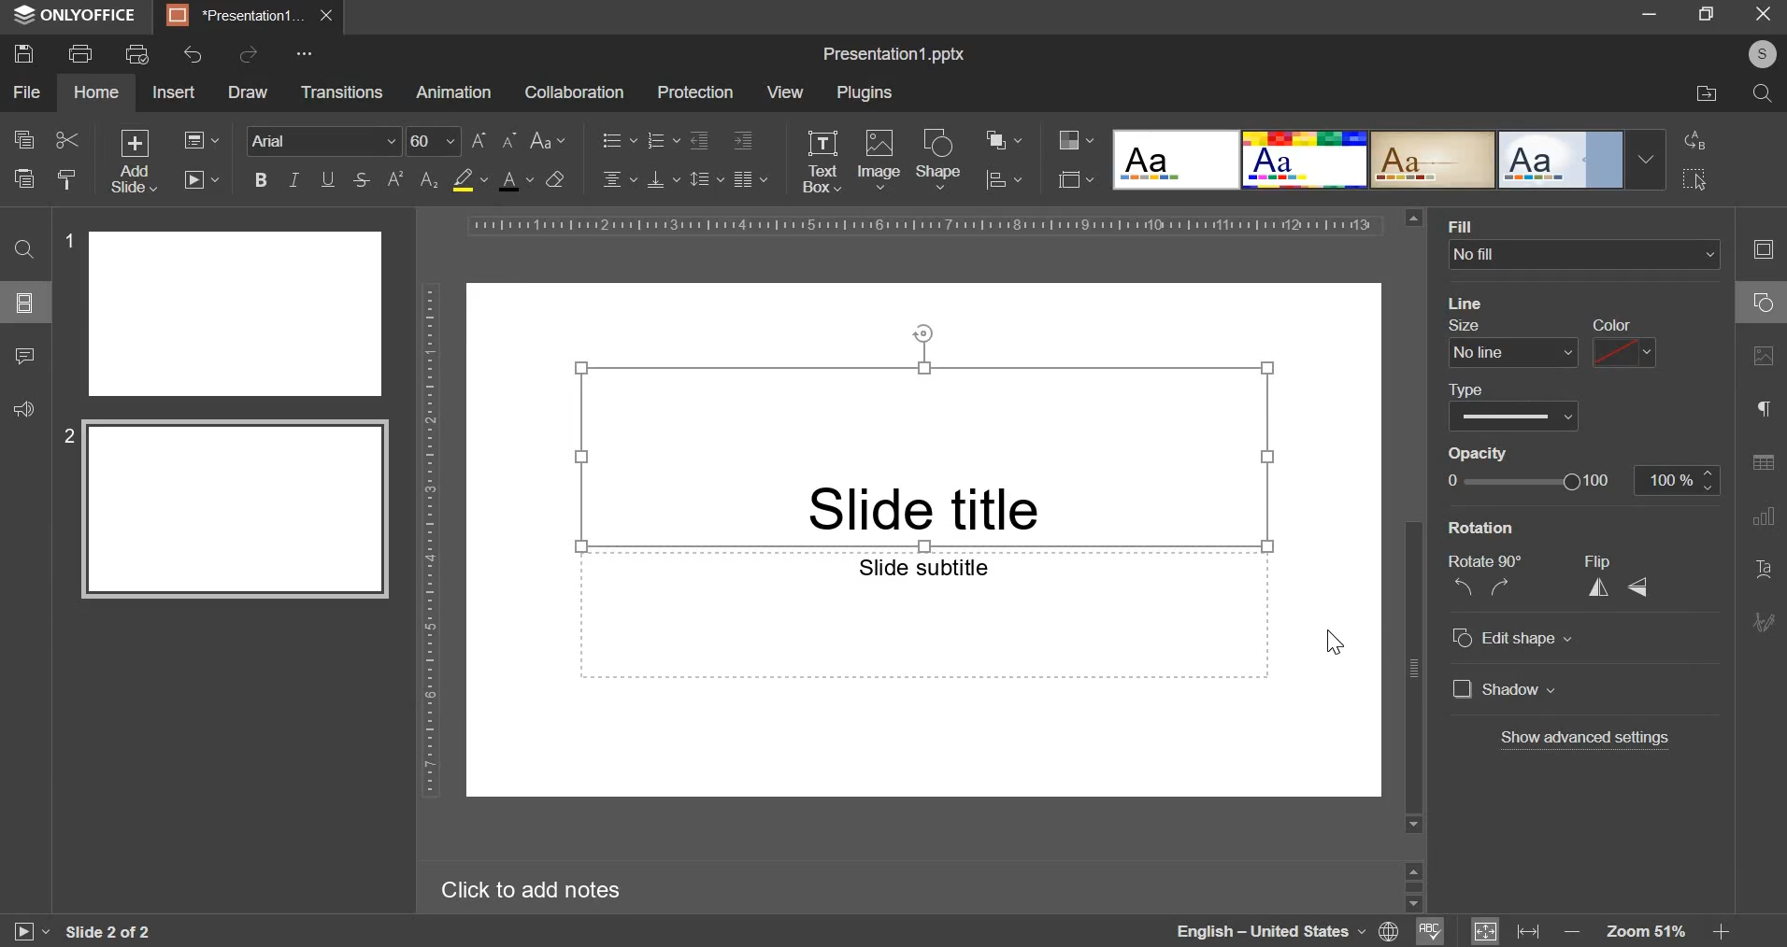 The height and width of the screenshot is (947, 1787). What do you see at coordinates (327, 177) in the screenshot?
I see `underline` at bounding box center [327, 177].